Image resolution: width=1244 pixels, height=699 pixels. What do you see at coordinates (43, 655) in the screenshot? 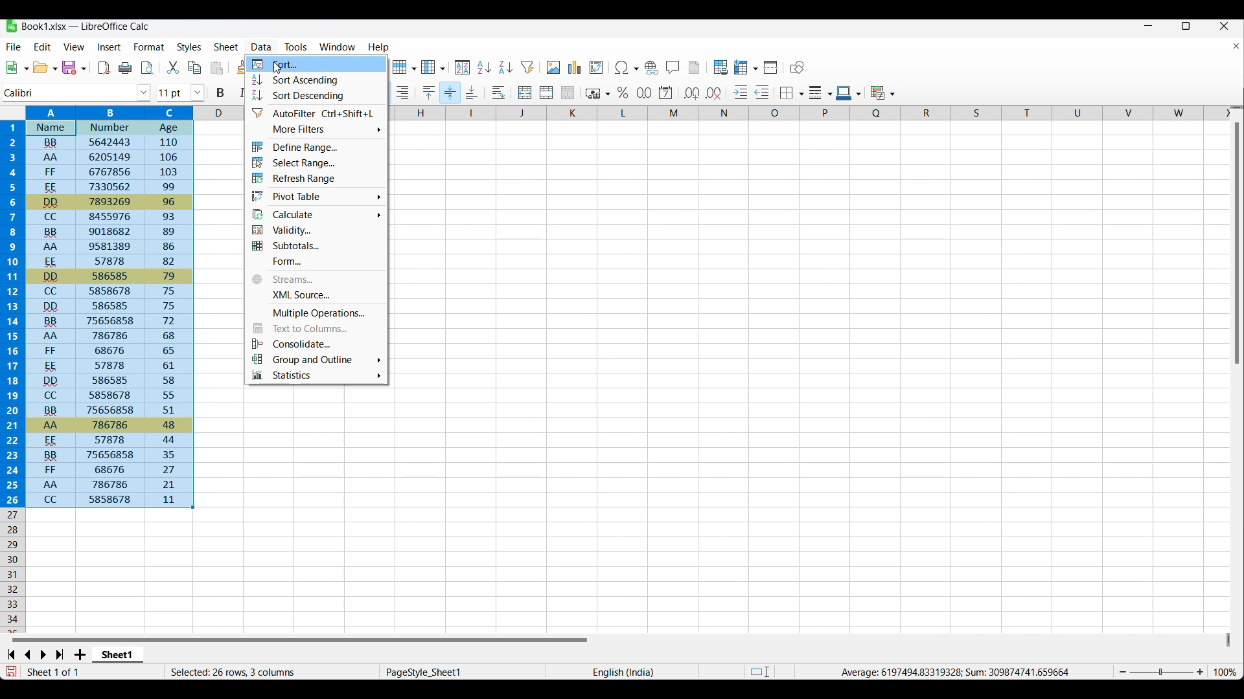
I see `Go to next sheet` at bounding box center [43, 655].